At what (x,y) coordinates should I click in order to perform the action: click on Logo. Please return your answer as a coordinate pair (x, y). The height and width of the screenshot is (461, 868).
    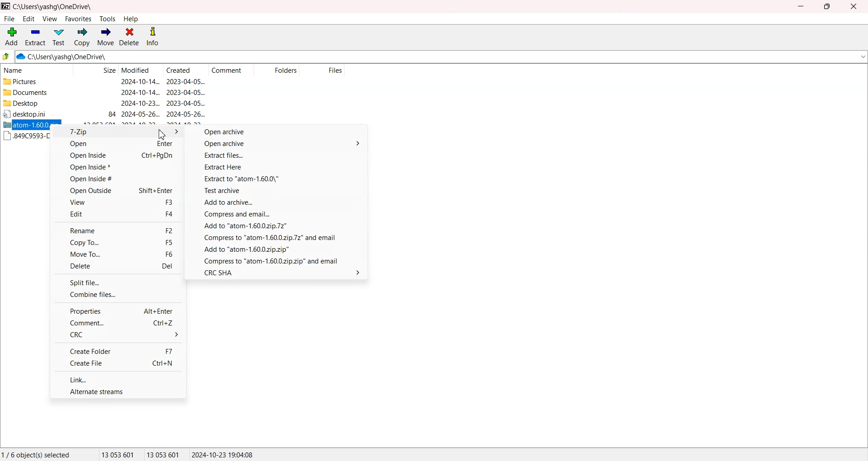
    Looking at the image, I should click on (6, 6).